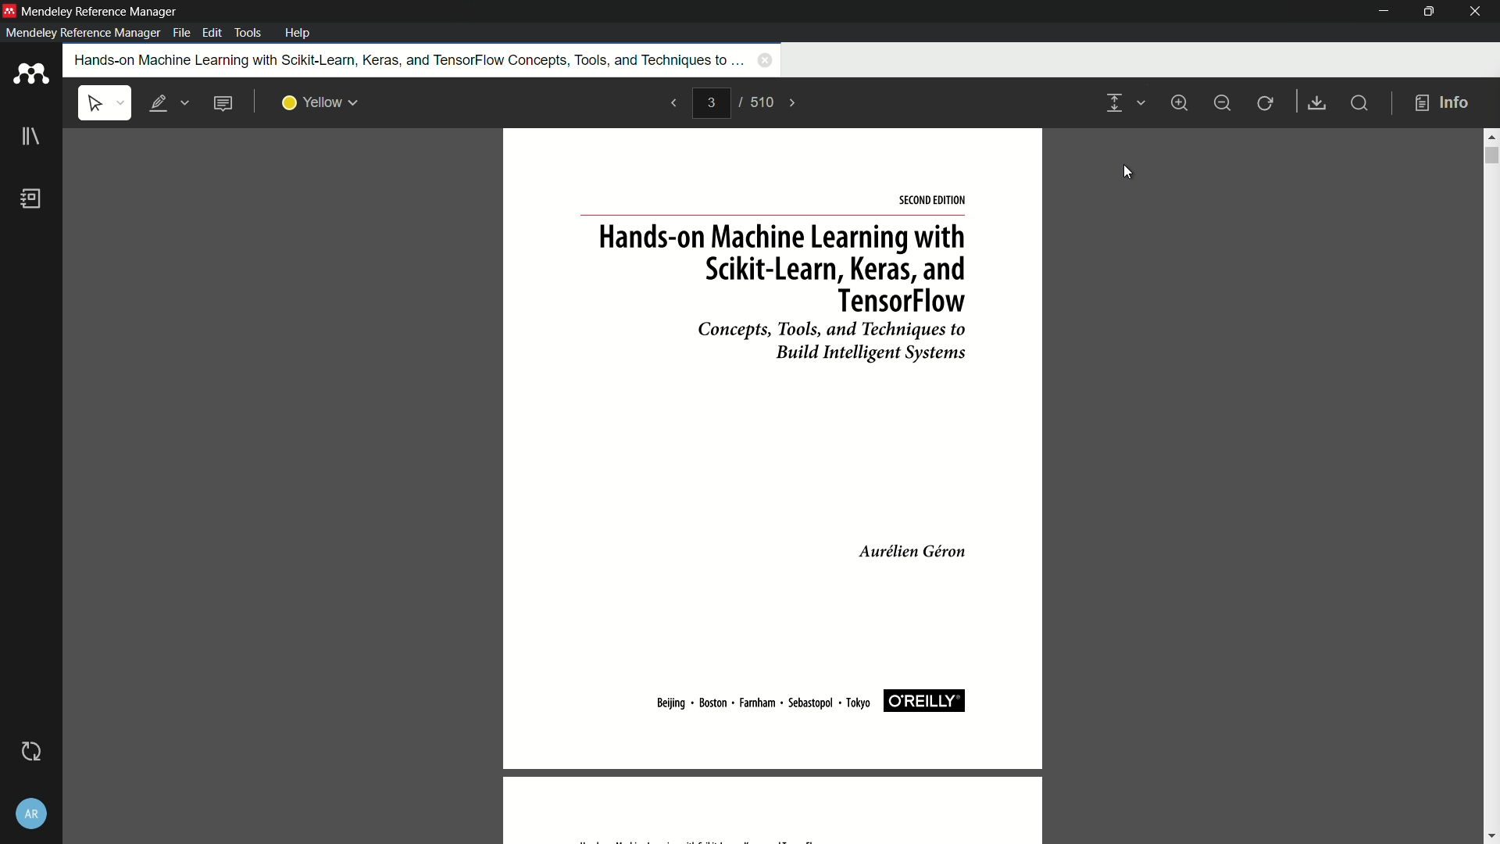 This screenshot has width=1500, height=844. Describe the element at coordinates (1129, 172) in the screenshot. I see `cursor` at that location.